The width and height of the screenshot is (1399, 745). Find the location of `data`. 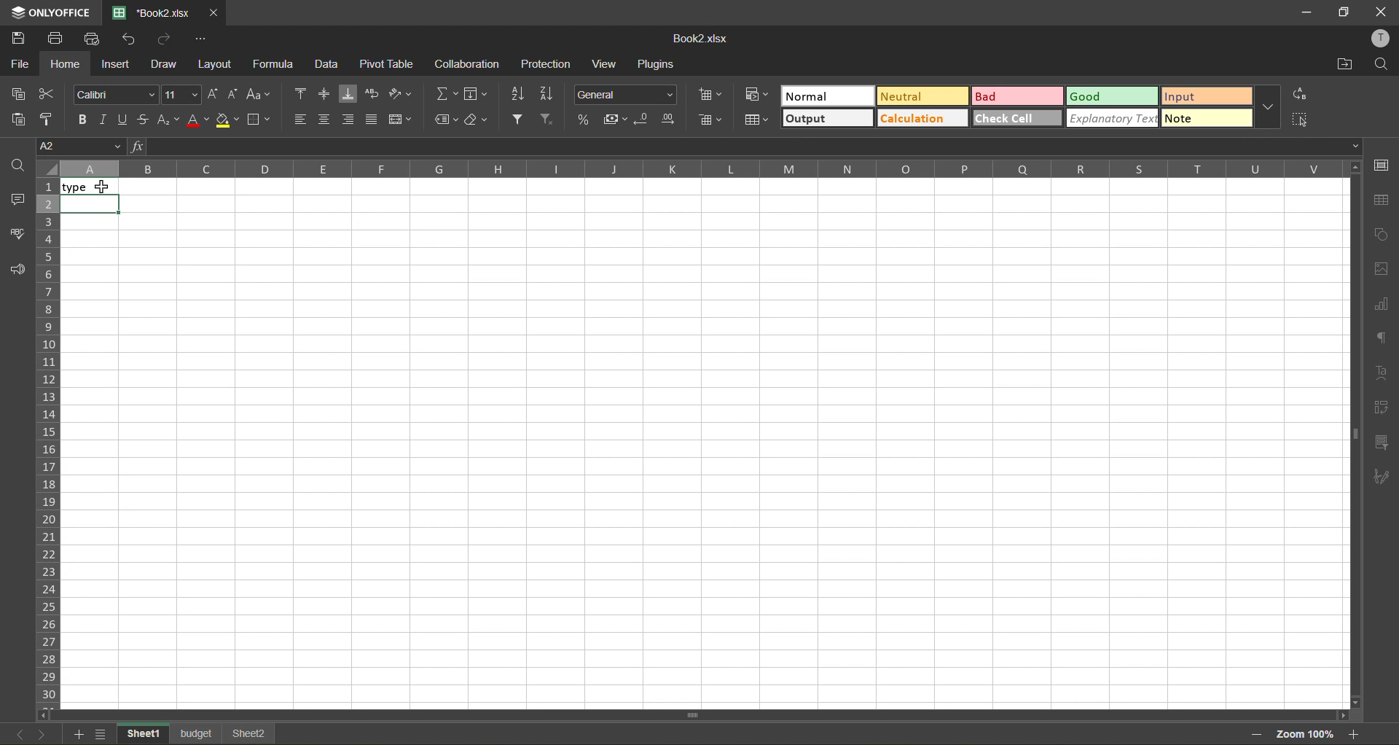

data is located at coordinates (329, 64).